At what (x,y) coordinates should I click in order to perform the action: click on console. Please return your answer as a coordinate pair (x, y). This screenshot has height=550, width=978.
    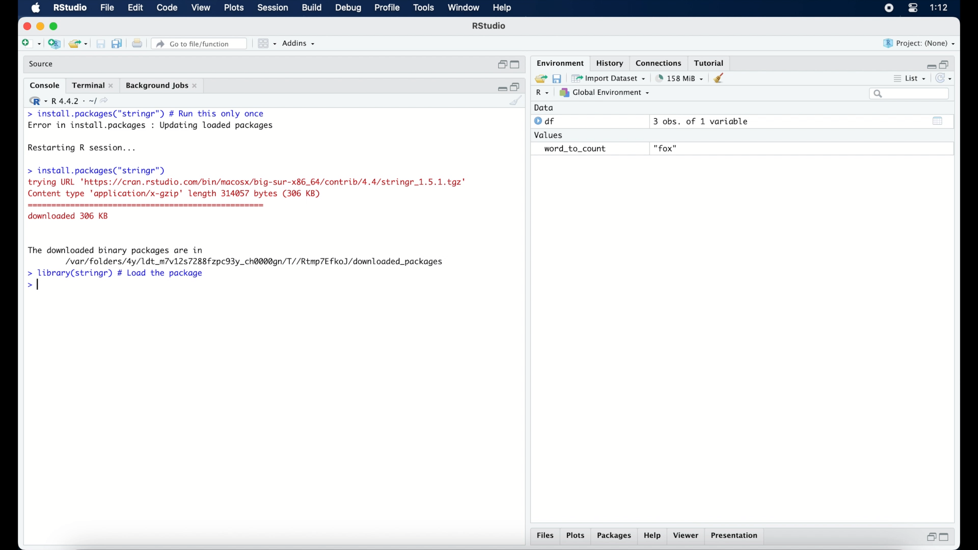
    Looking at the image, I should click on (45, 86).